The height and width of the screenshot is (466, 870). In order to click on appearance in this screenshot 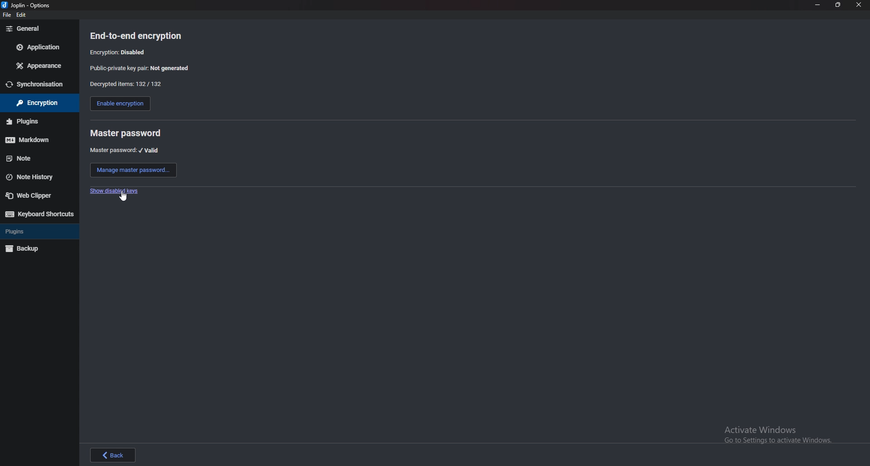, I will do `click(38, 66)`.